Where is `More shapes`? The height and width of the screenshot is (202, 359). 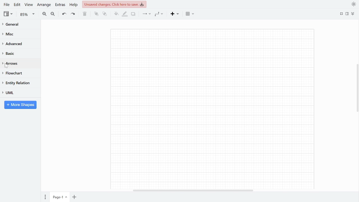 More shapes is located at coordinates (21, 105).